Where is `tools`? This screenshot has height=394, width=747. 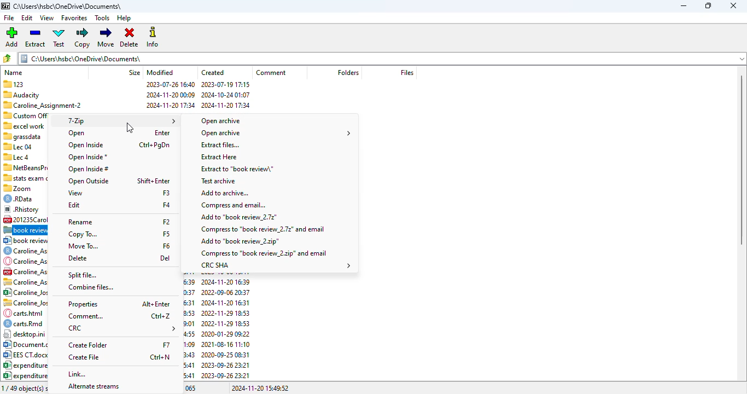 tools is located at coordinates (102, 18).